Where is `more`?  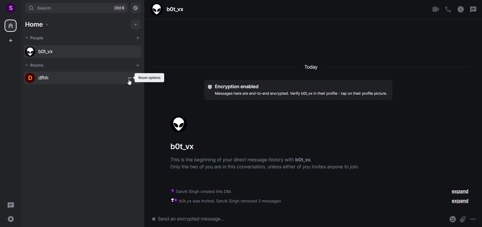 more is located at coordinates (473, 219).